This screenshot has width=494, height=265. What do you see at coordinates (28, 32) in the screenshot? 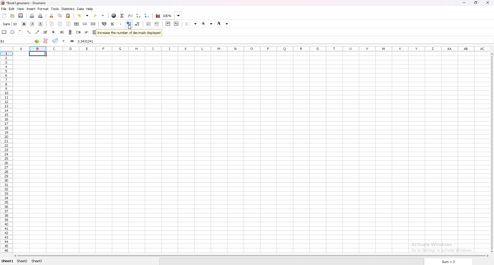
I see `line` at bounding box center [28, 32].